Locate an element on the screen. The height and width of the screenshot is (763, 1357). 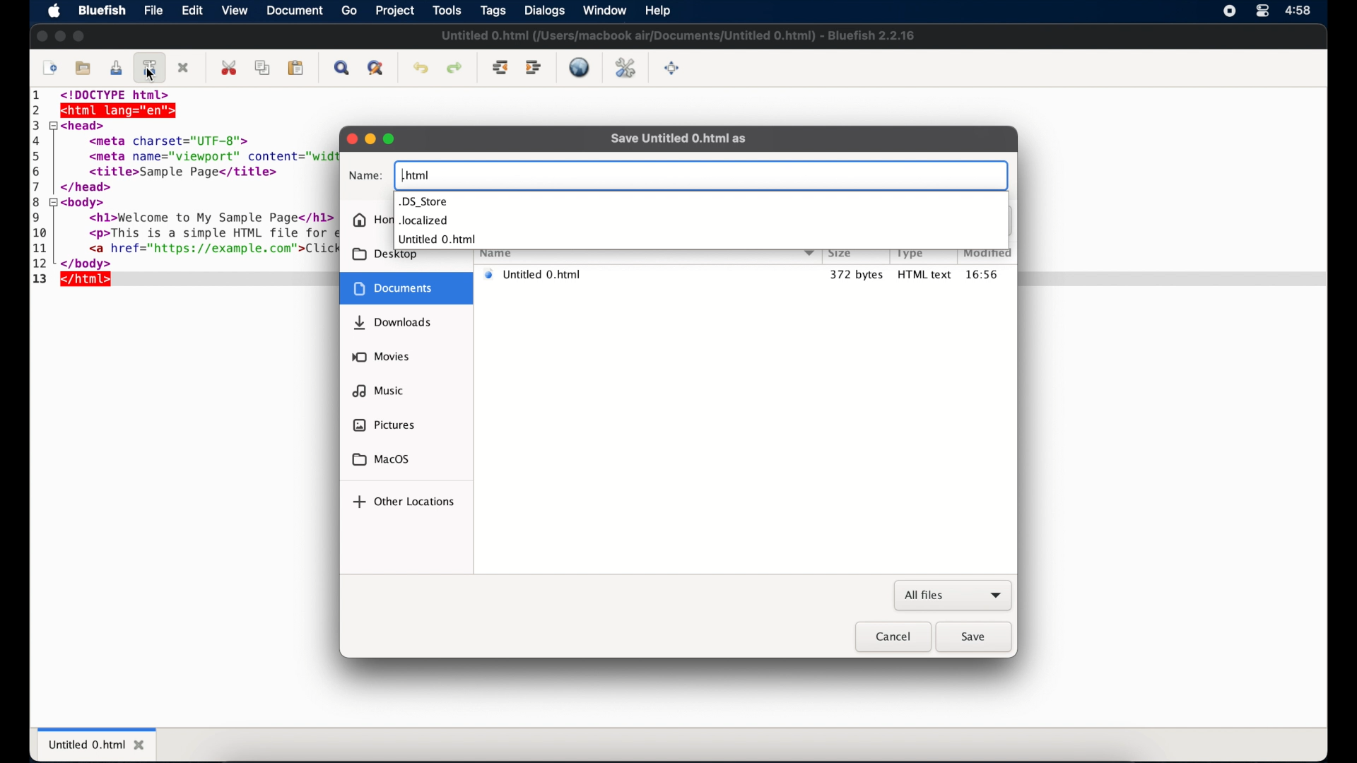
maximize is located at coordinates (390, 138).